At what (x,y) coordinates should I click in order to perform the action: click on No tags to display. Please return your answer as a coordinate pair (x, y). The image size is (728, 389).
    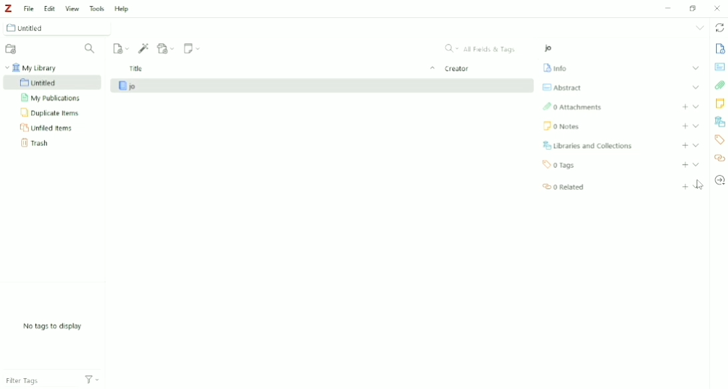
    Looking at the image, I should click on (53, 328).